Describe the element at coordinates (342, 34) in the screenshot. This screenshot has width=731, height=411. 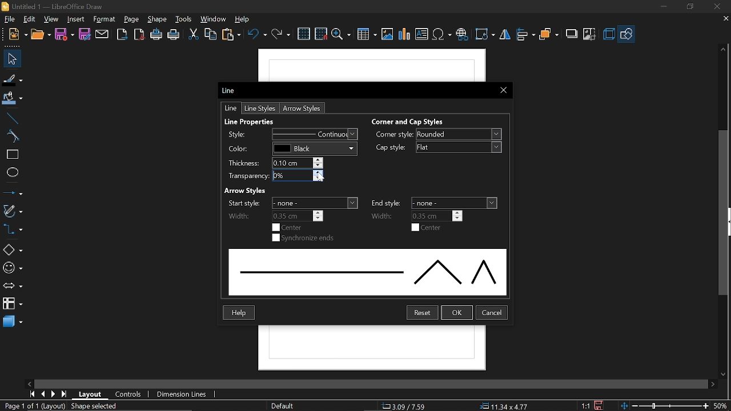
I see `zoom` at that location.